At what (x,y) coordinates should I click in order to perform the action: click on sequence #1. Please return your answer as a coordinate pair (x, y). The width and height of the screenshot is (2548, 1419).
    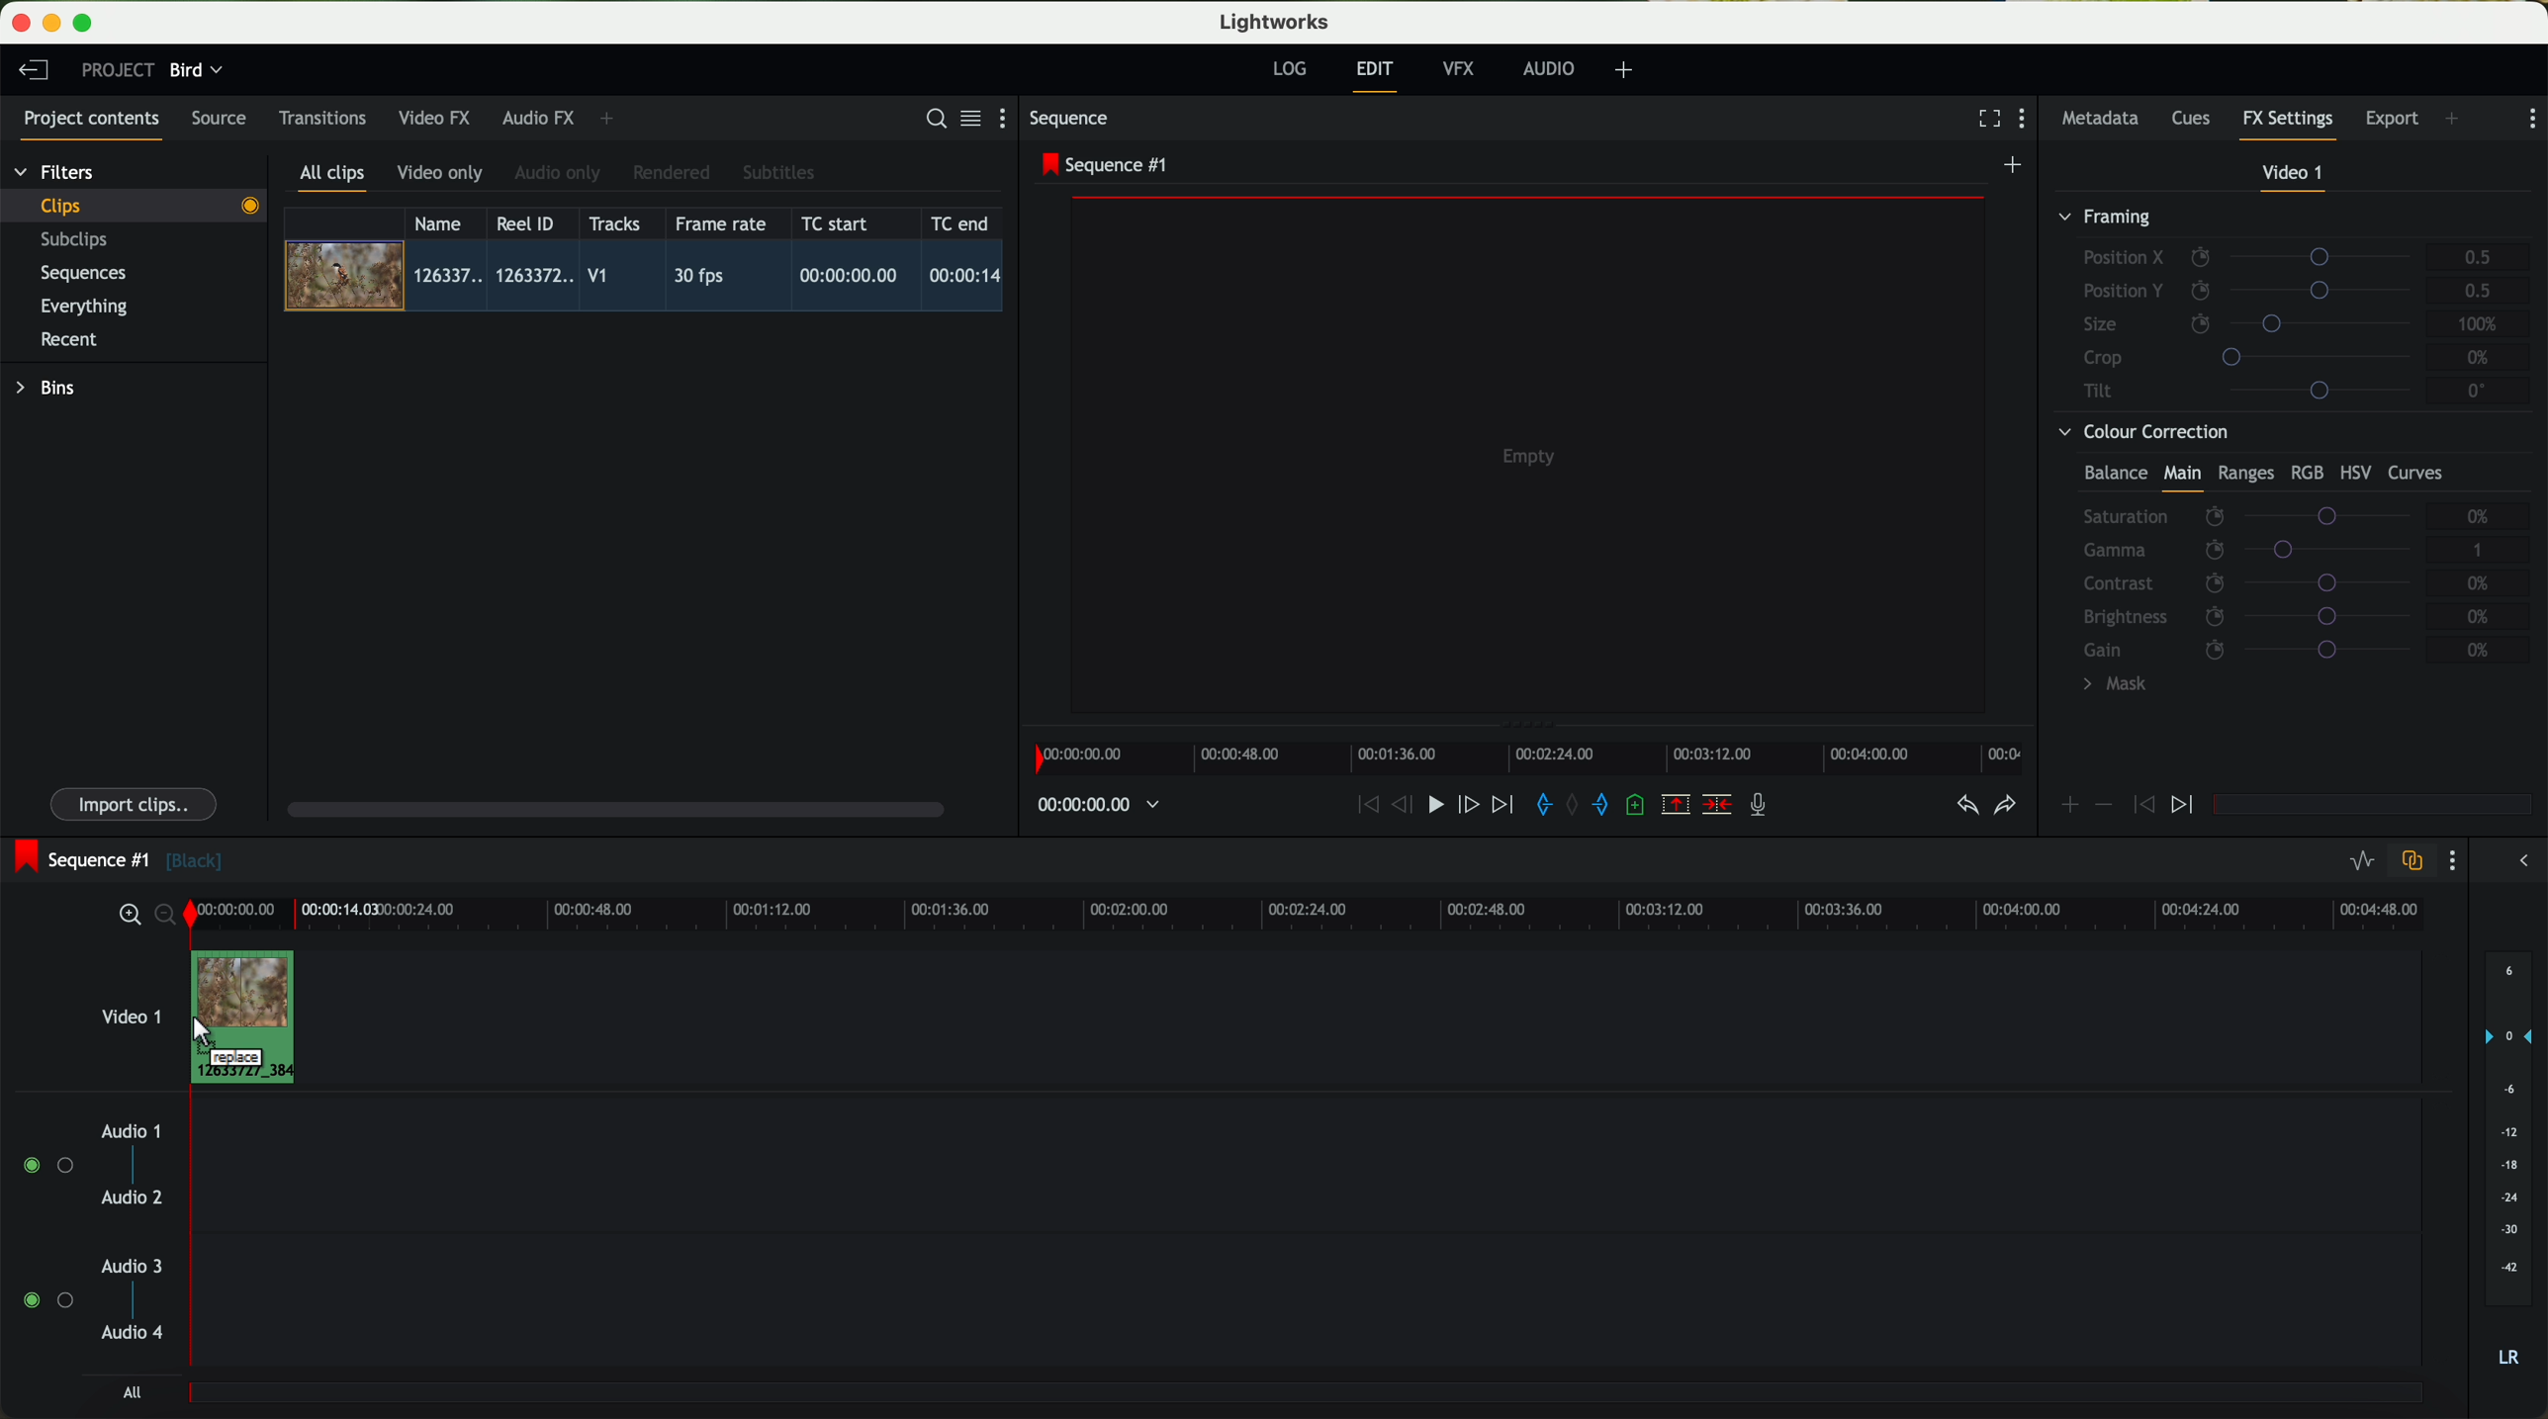
    Looking at the image, I should click on (76, 859).